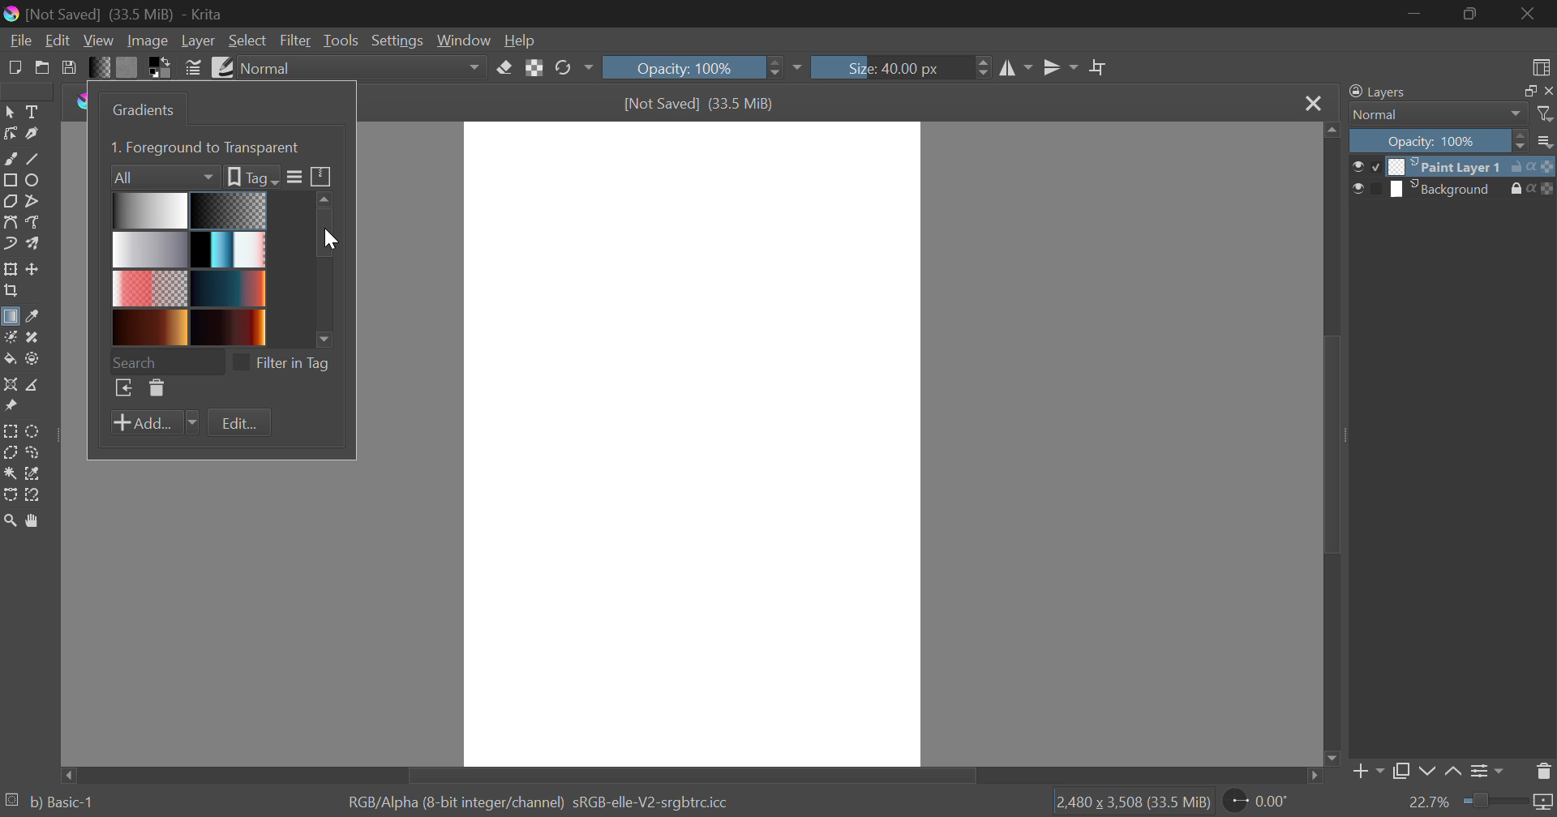 This screenshot has width=1557, height=817. What do you see at coordinates (31, 520) in the screenshot?
I see `Pan` at bounding box center [31, 520].